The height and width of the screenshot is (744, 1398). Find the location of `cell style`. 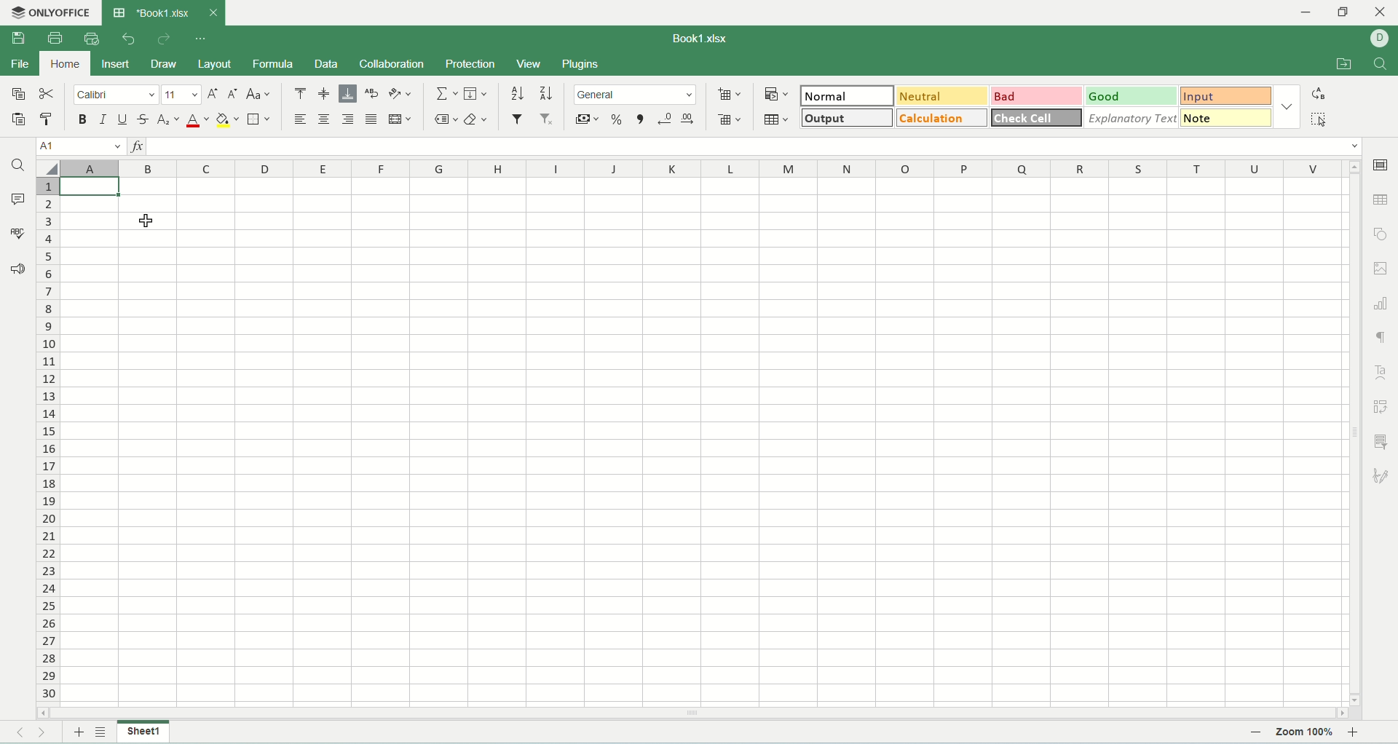

cell style is located at coordinates (1287, 106).